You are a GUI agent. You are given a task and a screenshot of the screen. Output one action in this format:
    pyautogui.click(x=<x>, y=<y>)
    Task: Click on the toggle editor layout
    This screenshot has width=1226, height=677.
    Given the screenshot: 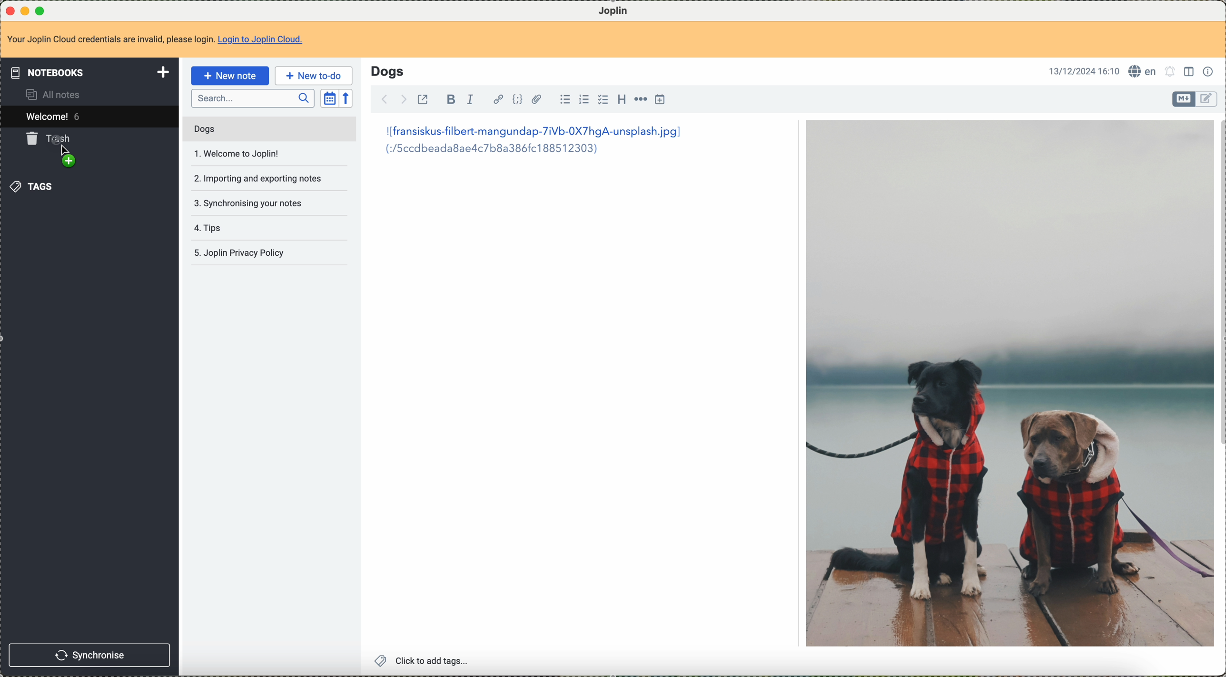 What is the action you would take?
    pyautogui.click(x=1191, y=71)
    